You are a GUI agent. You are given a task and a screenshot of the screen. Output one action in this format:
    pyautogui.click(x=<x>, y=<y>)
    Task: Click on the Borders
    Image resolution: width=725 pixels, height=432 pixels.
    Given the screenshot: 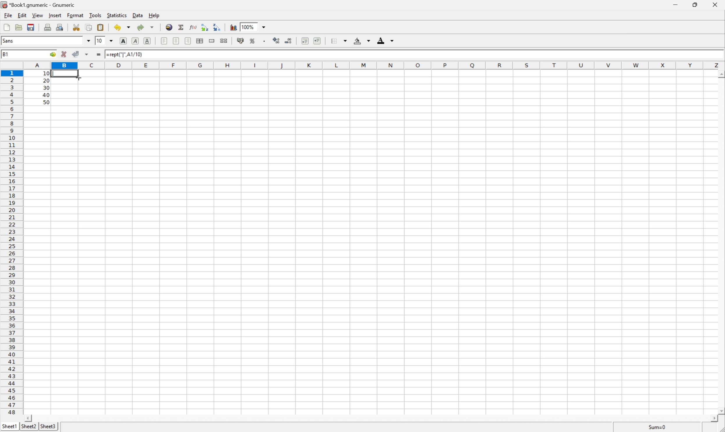 What is the action you would take?
    pyautogui.click(x=339, y=41)
    